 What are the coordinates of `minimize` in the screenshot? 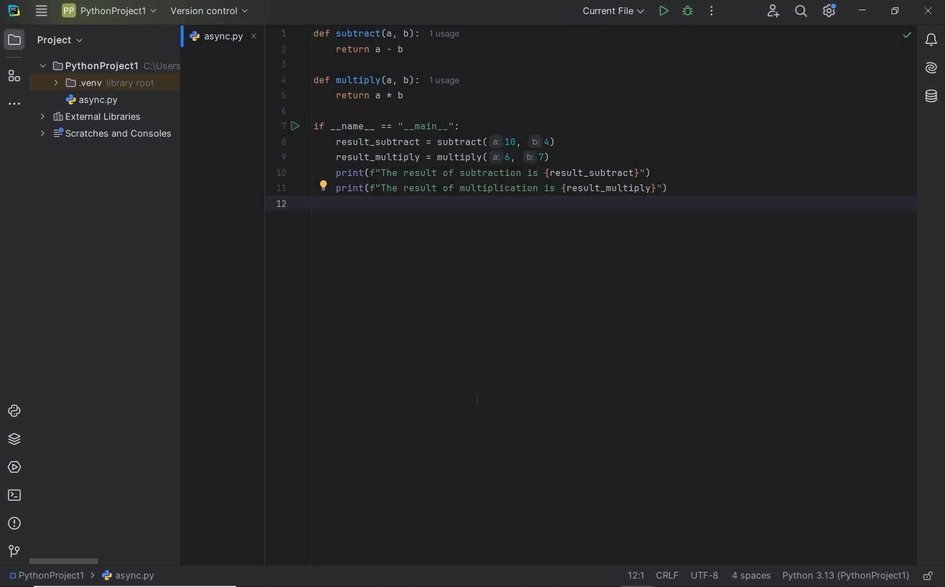 It's located at (863, 10).